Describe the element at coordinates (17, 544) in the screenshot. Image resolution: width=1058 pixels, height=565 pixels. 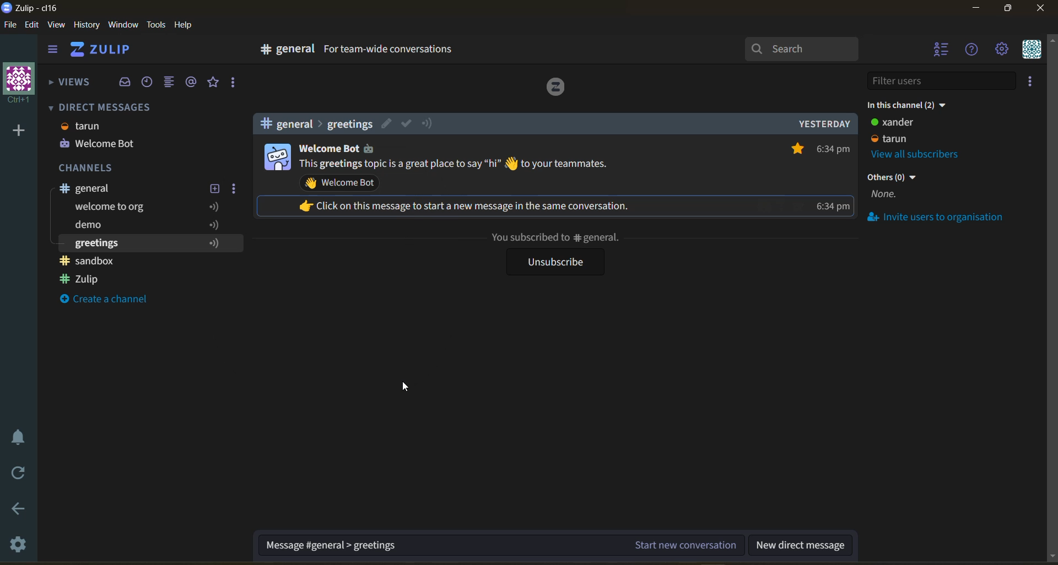
I see `settings` at that location.